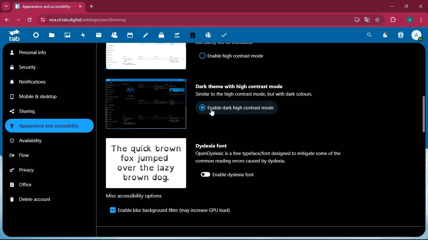 This screenshot has height=240, width=428. What do you see at coordinates (145, 19) in the screenshot?
I see `url` at bounding box center [145, 19].